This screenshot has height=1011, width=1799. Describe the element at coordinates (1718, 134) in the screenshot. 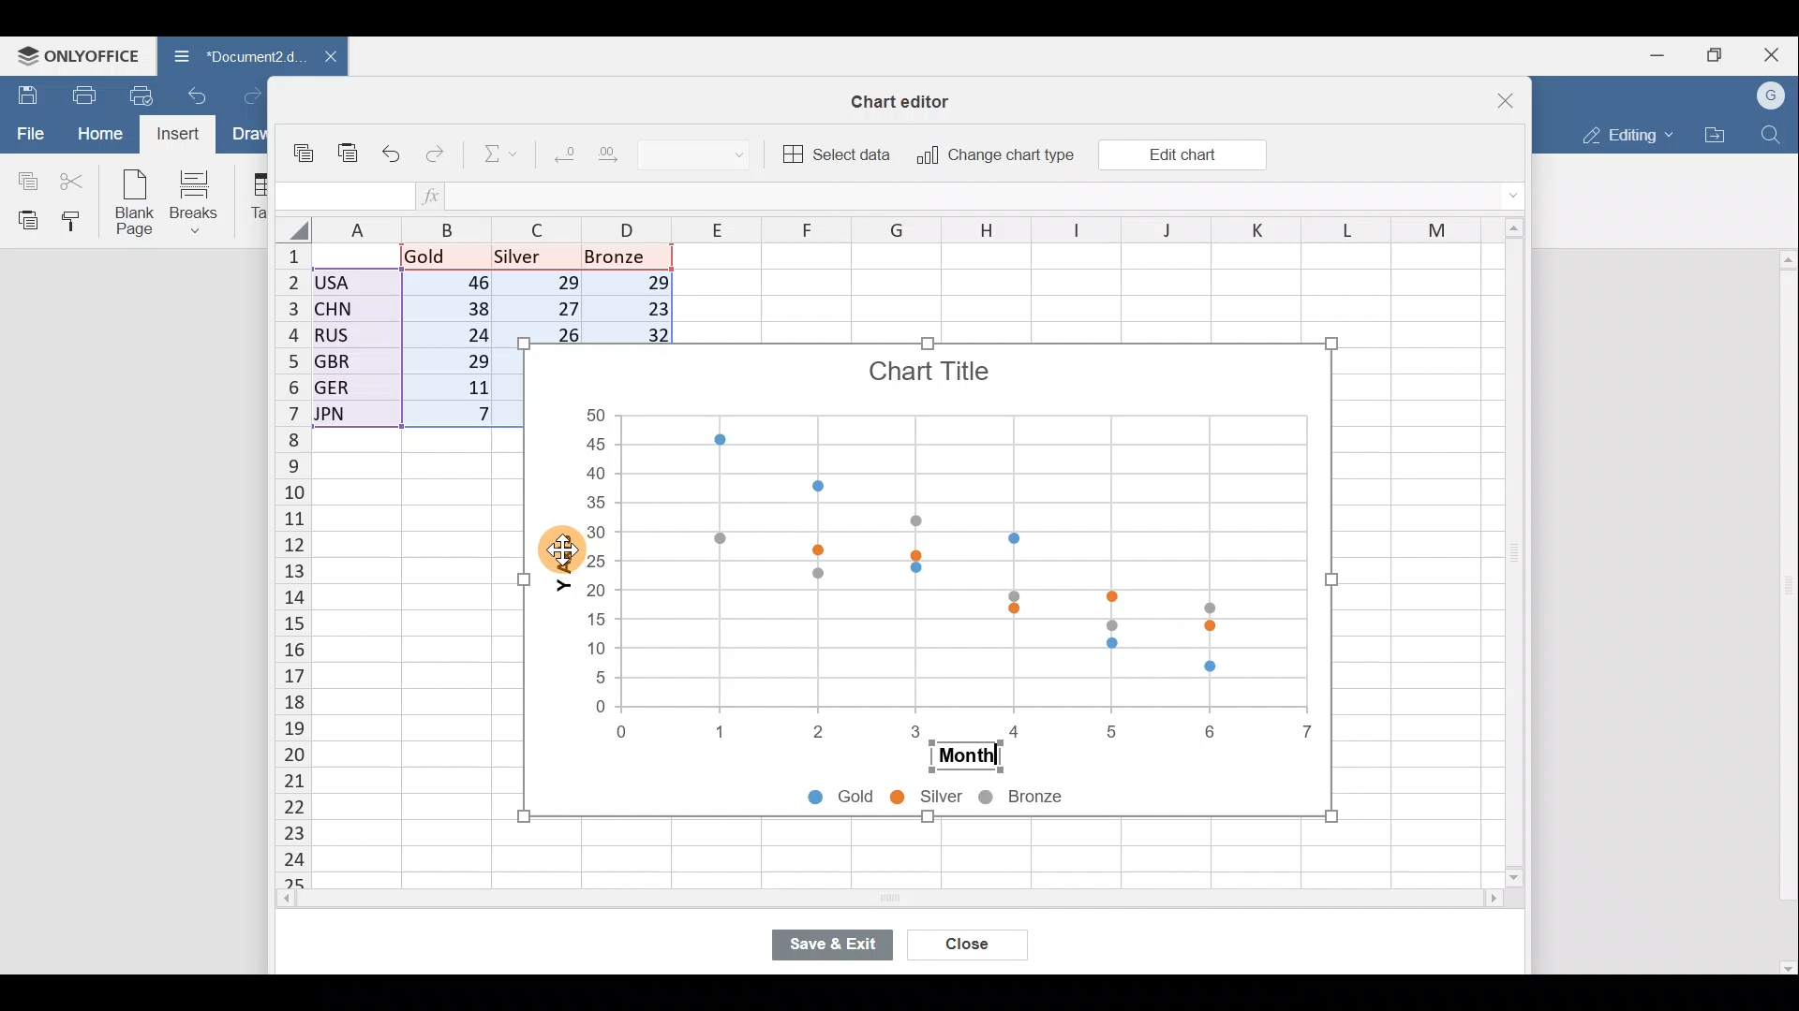

I see `Open file location` at that location.